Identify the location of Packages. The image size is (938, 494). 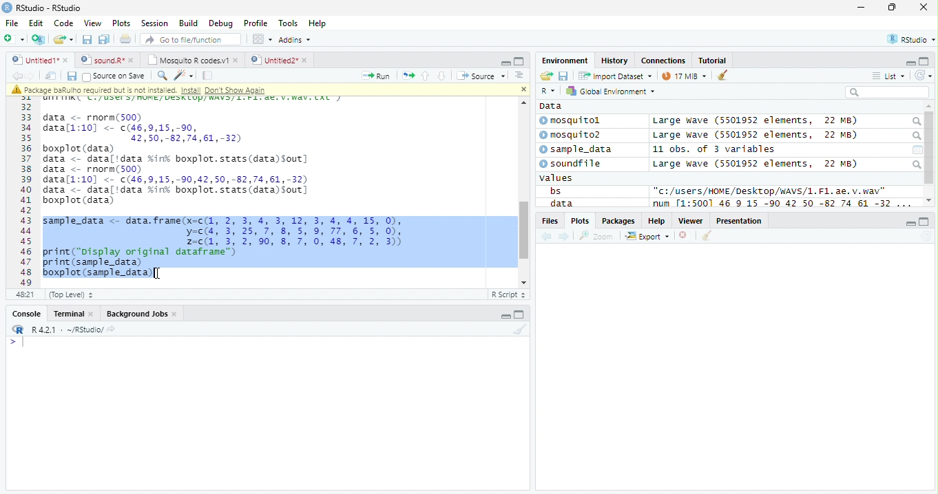
(619, 221).